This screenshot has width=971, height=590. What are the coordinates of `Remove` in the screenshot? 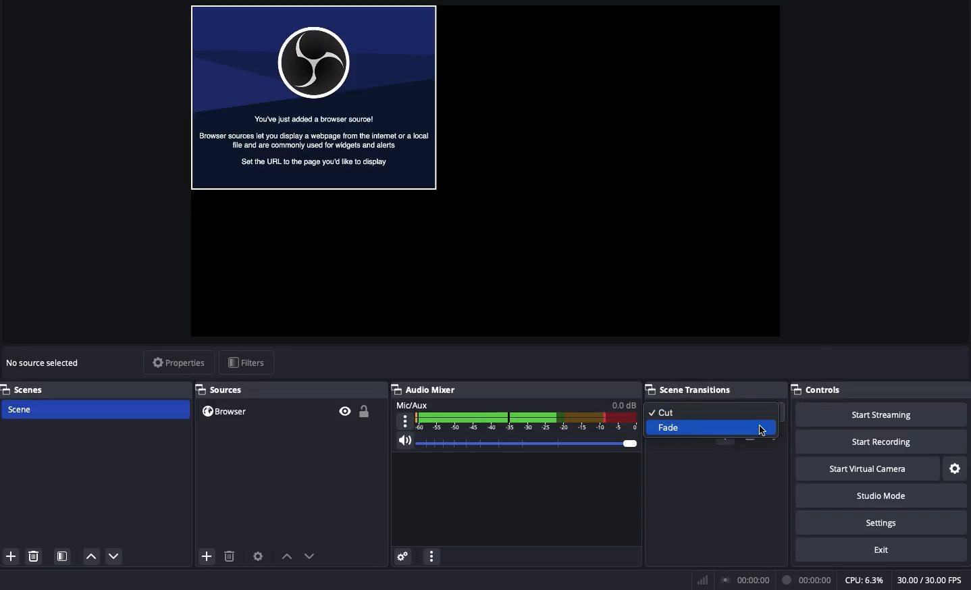 It's located at (35, 558).